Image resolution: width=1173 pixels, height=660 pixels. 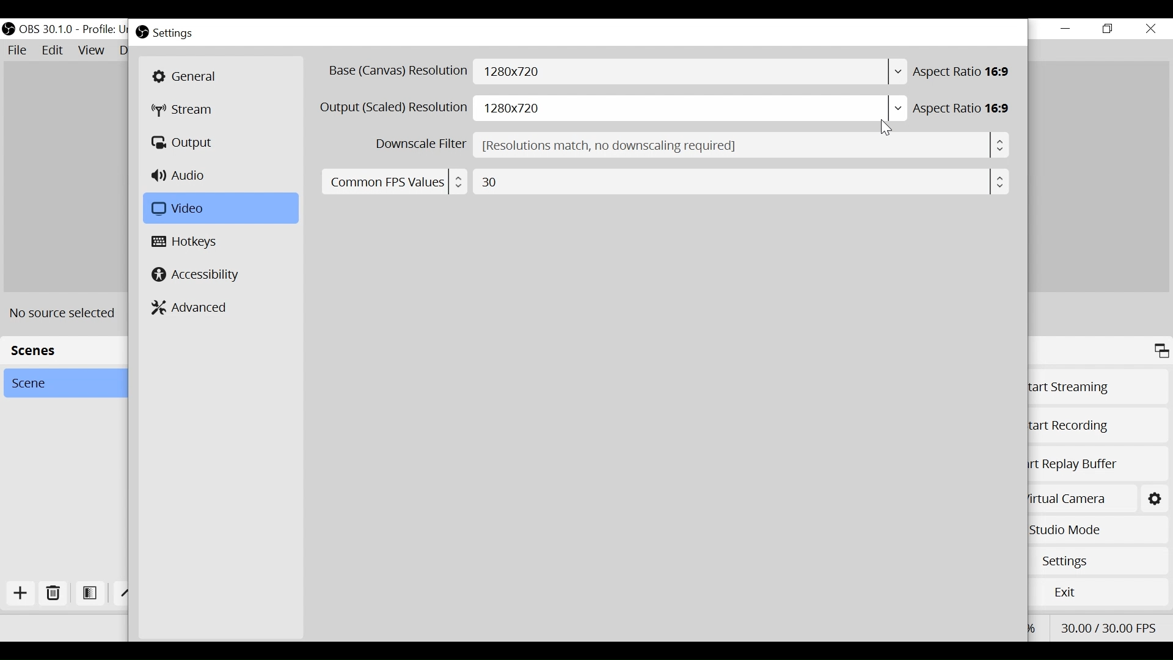 What do you see at coordinates (1108, 29) in the screenshot?
I see `Restore` at bounding box center [1108, 29].